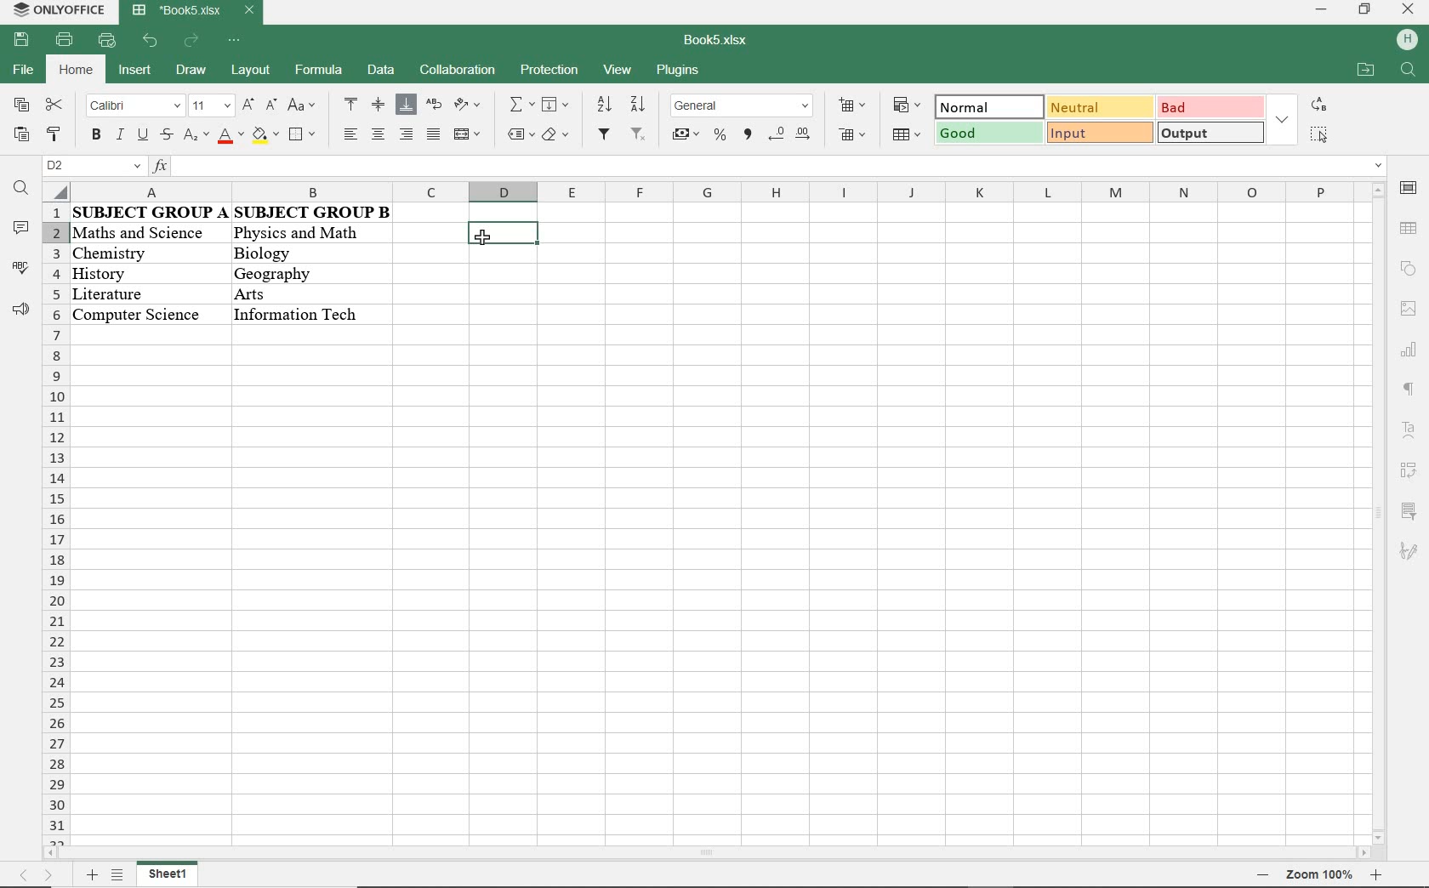 This screenshot has width=1429, height=888. I want to click on copy style, so click(54, 136).